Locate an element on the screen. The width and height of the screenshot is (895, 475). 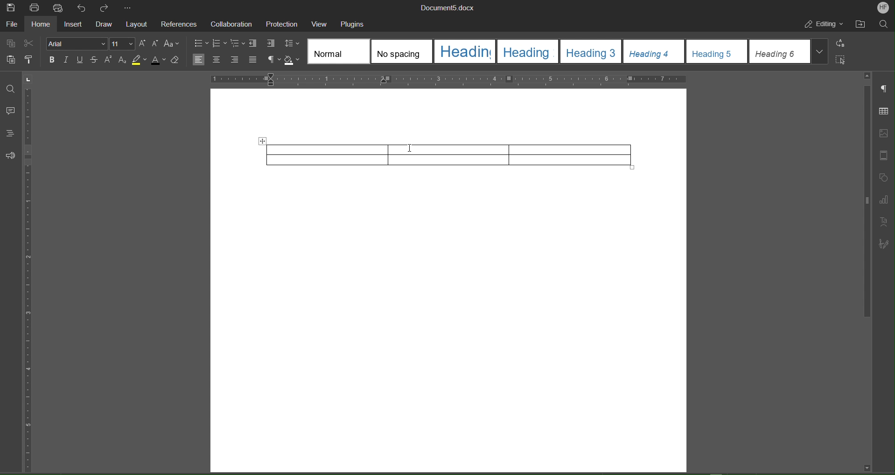
Select All is located at coordinates (843, 60).